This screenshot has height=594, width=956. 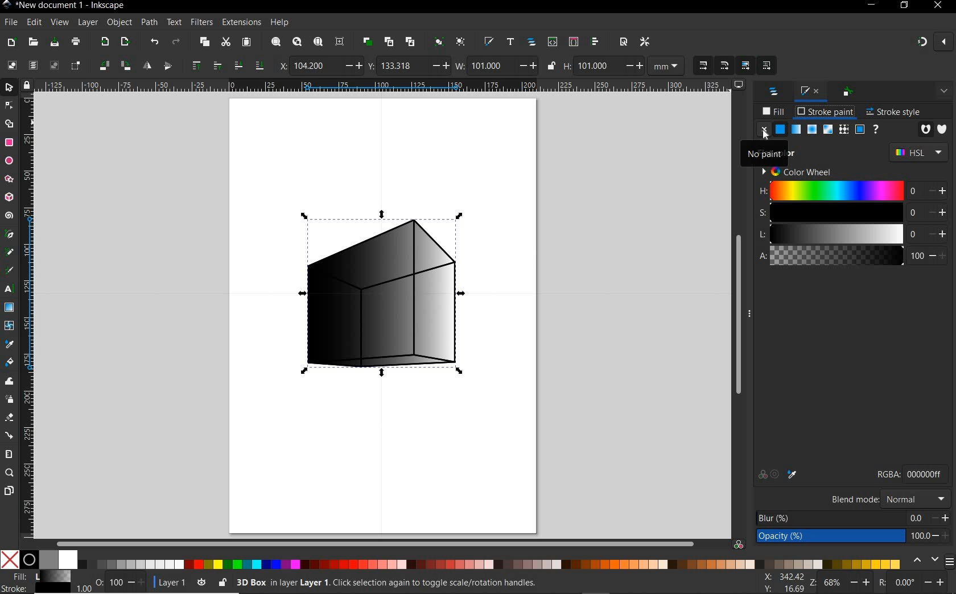 What do you see at coordinates (200, 582) in the screenshot?
I see `TOGGLE CURRENT LAYER VISIBILITY` at bounding box center [200, 582].